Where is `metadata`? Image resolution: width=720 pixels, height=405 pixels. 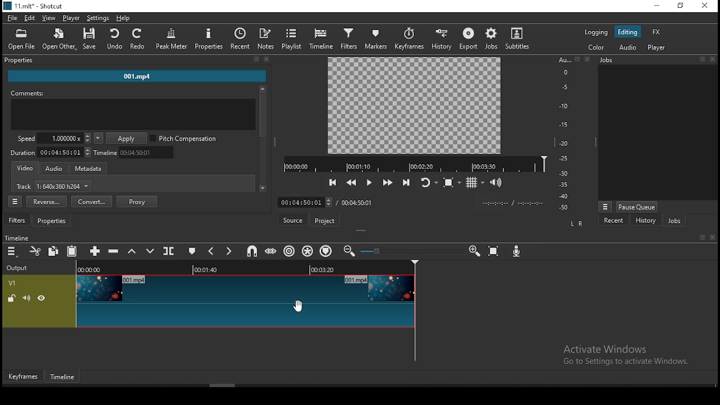 metadata is located at coordinates (89, 168).